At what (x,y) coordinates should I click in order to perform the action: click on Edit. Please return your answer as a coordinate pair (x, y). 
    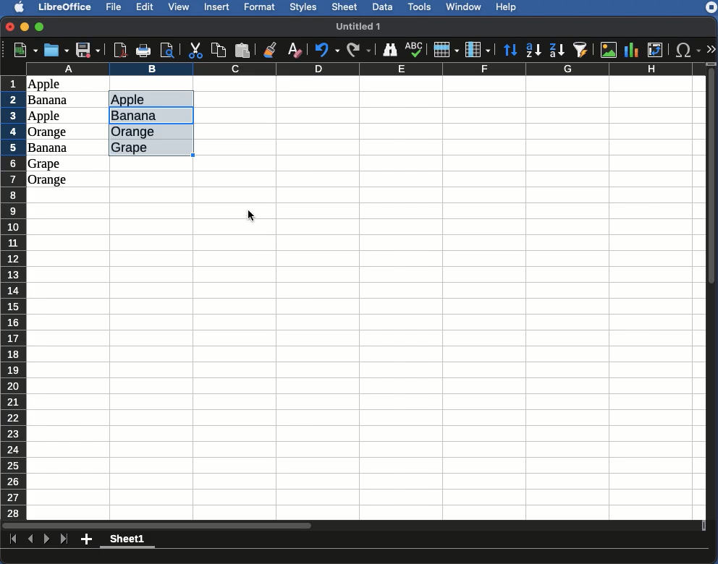
    Looking at the image, I should click on (145, 8).